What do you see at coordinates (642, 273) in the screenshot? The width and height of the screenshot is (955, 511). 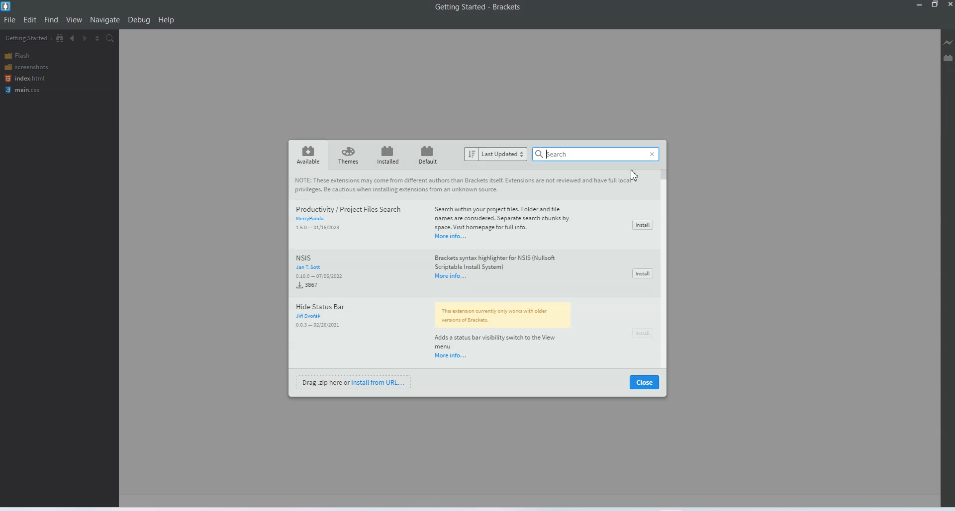 I see `install` at bounding box center [642, 273].